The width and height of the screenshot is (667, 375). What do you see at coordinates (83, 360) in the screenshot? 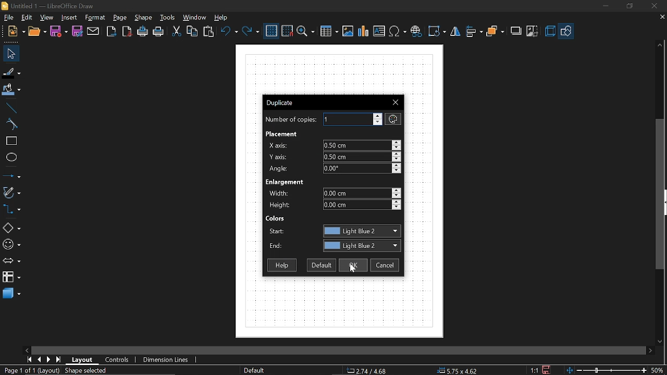
I see `Layout` at bounding box center [83, 360].